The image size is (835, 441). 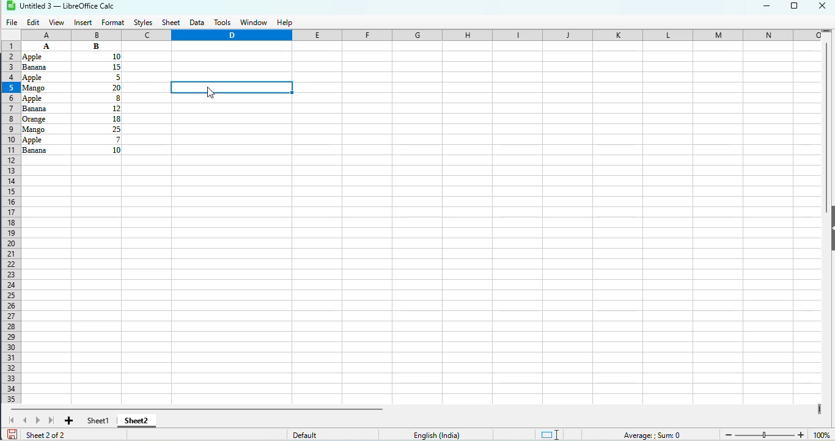 What do you see at coordinates (52, 420) in the screenshot?
I see `scroll to last sheet` at bounding box center [52, 420].